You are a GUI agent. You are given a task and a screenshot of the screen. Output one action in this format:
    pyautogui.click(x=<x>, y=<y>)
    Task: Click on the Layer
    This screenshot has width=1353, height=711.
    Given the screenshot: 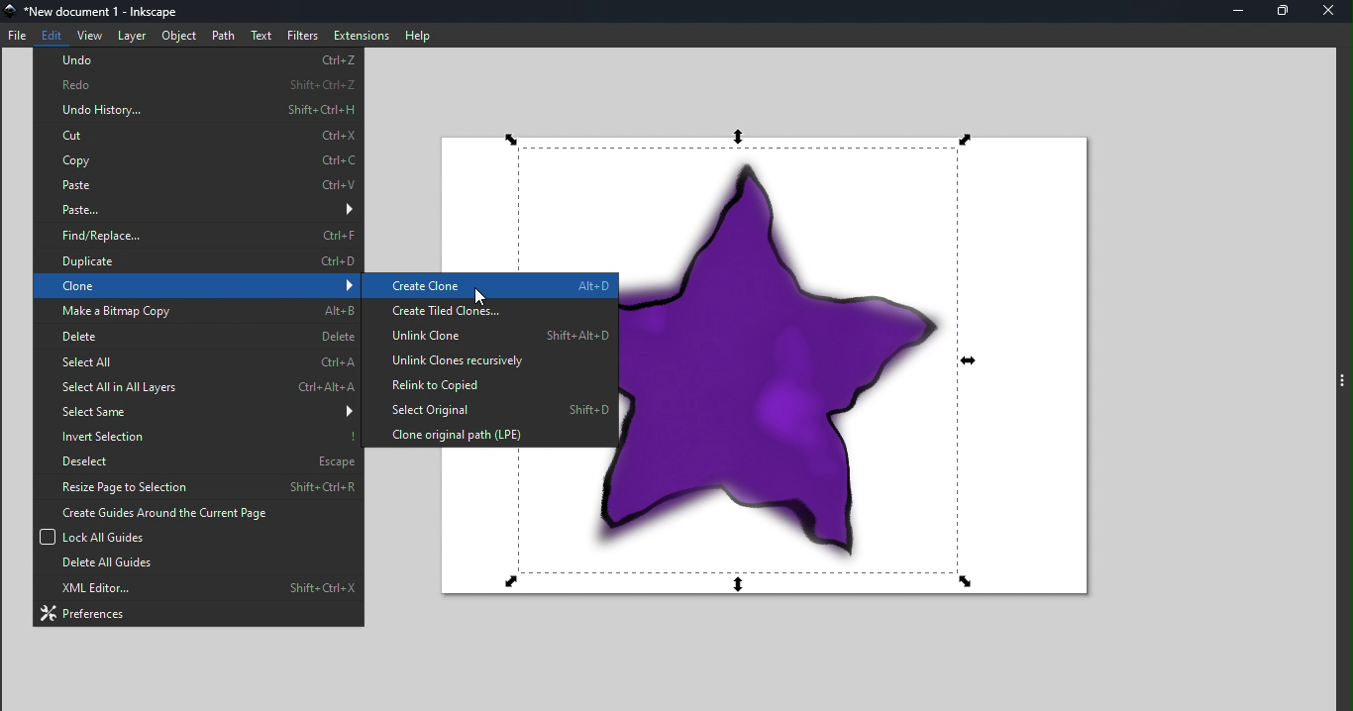 What is the action you would take?
    pyautogui.click(x=129, y=36)
    